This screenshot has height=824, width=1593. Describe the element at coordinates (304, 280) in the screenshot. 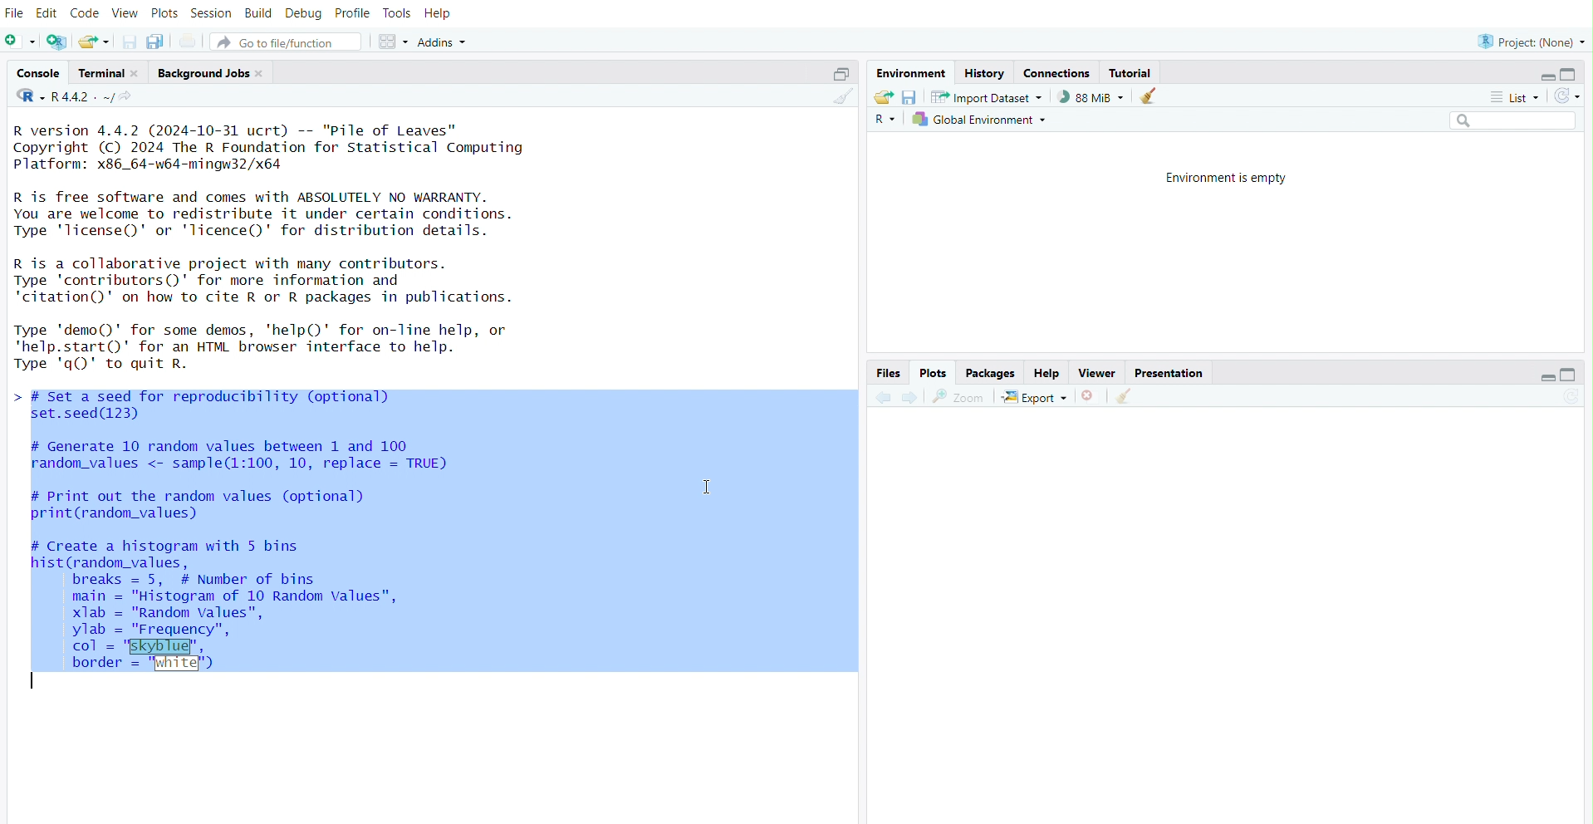

I see `details of contributors` at that location.